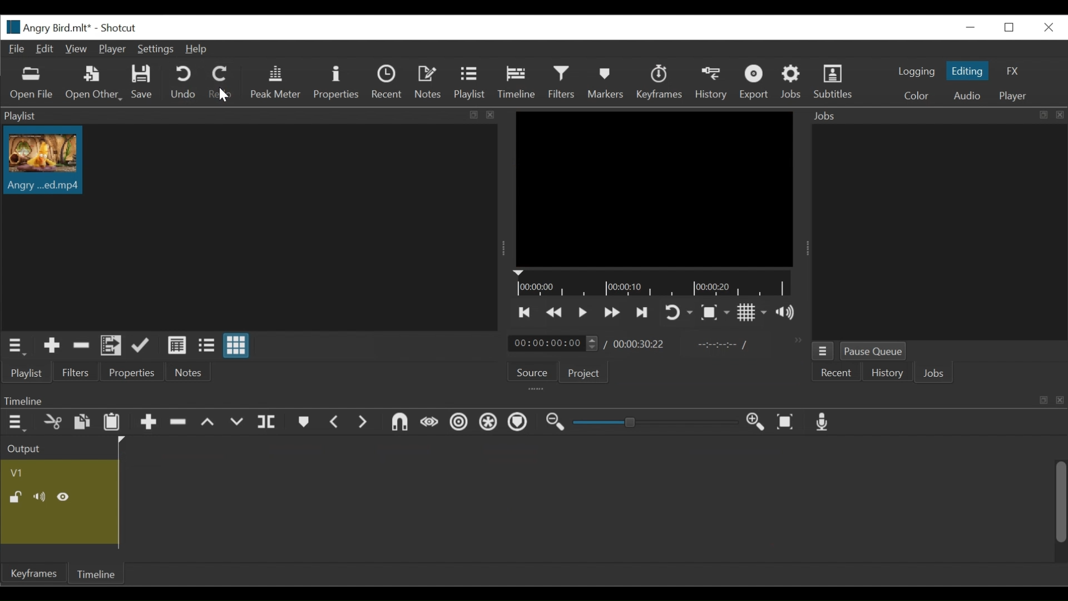 The height and width of the screenshot is (601, 1068). What do you see at coordinates (180, 82) in the screenshot?
I see `Undo` at bounding box center [180, 82].